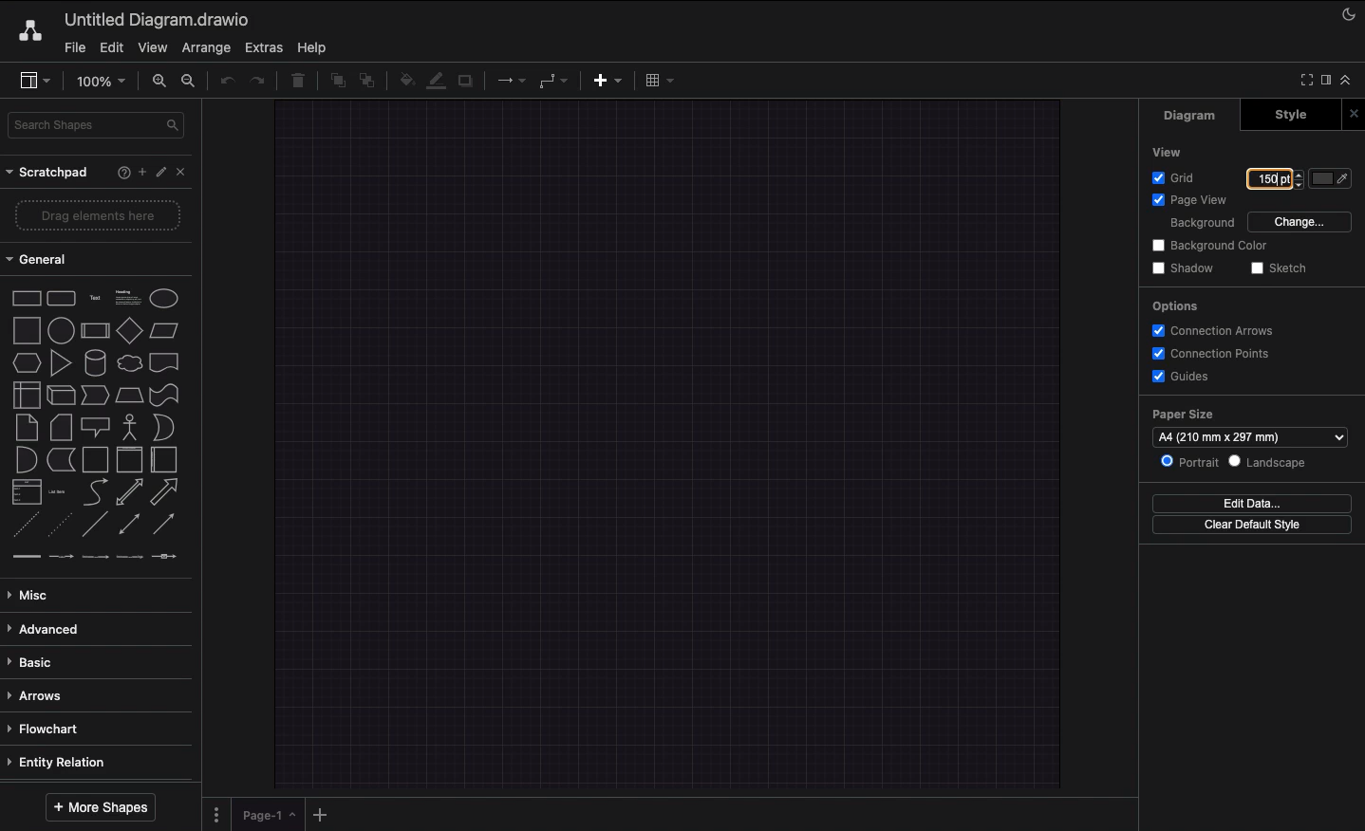 The width and height of the screenshot is (1365, 831). Describe the element at coordinates (1348, 81) in the screenshot. I see `Collapse` at that location.